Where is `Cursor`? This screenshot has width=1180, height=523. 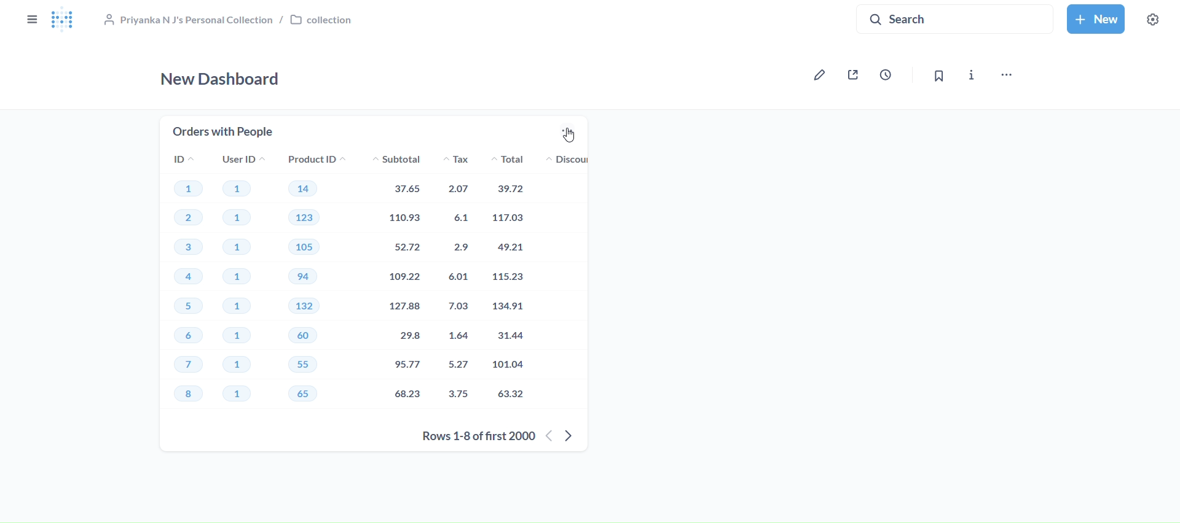
Cursor is located at coordinates (569, 134).